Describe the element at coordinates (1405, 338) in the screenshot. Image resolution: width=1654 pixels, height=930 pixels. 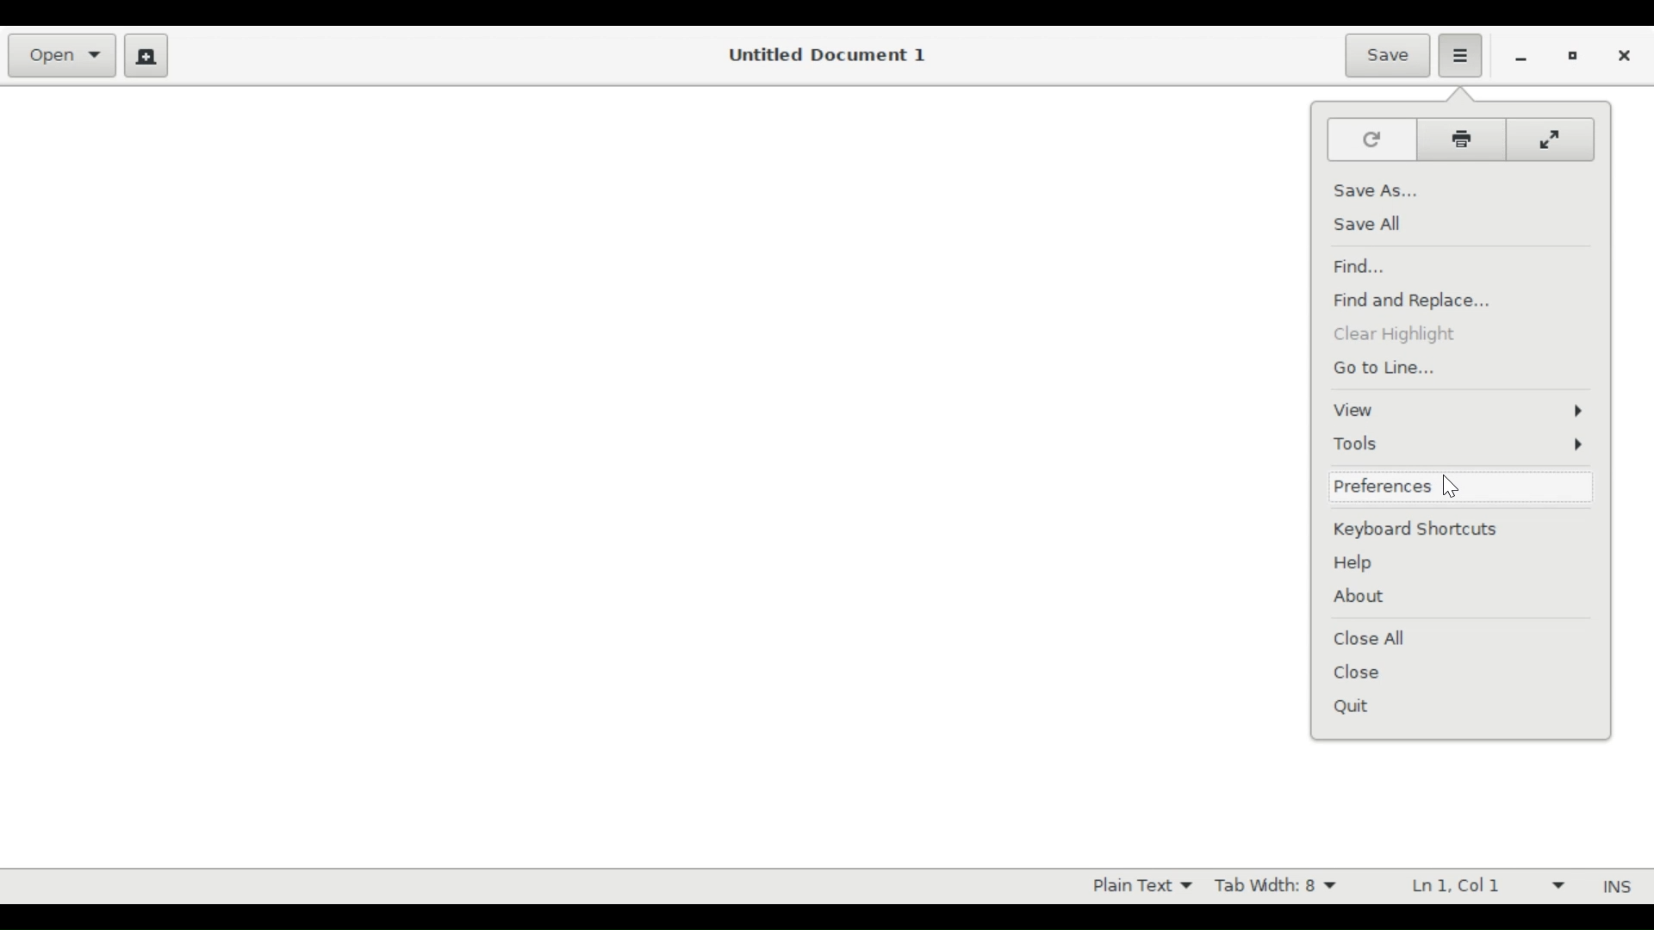
I see `Clear Hih` at that location.